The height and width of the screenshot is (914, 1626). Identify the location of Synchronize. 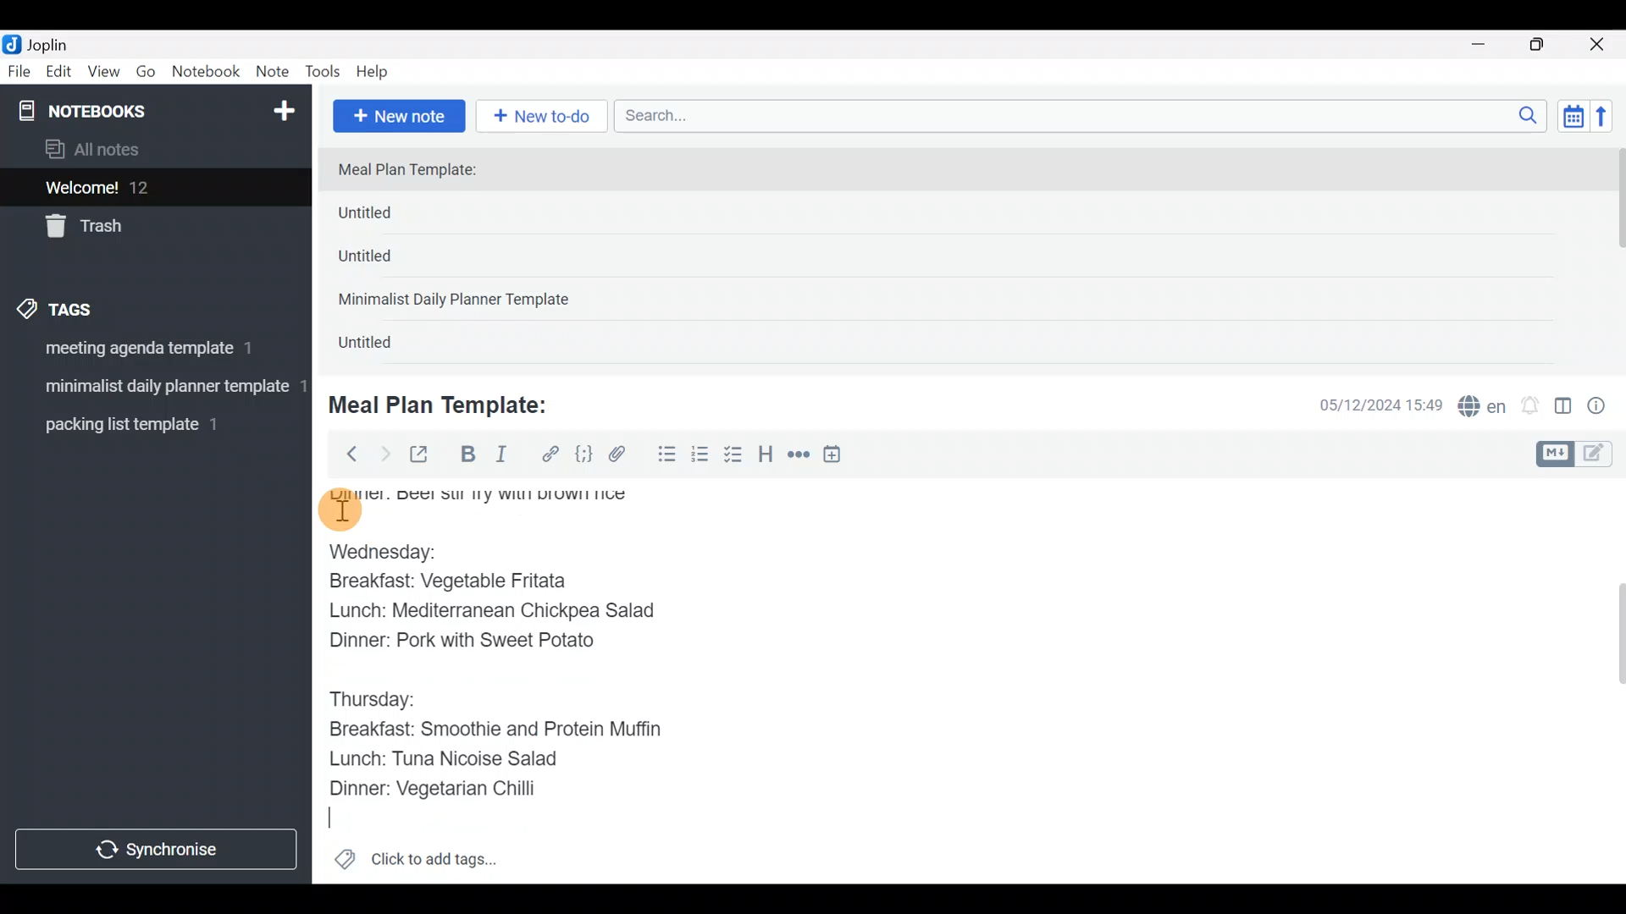
(158, 849).